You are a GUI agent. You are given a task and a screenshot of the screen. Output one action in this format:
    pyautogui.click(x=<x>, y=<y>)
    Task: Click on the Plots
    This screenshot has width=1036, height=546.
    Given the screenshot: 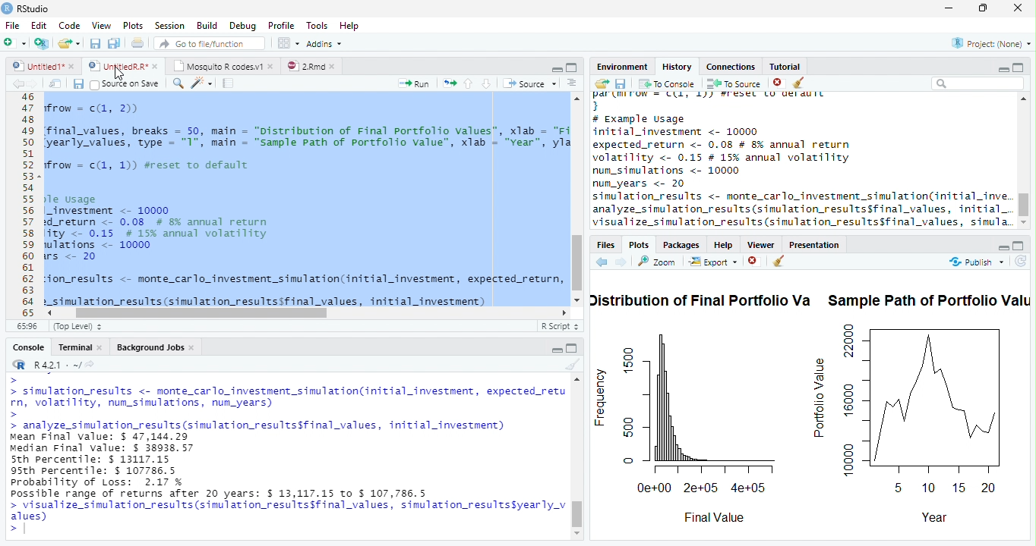 What is the action you would take?
    pyautogui.click(x=639, y=244)
    